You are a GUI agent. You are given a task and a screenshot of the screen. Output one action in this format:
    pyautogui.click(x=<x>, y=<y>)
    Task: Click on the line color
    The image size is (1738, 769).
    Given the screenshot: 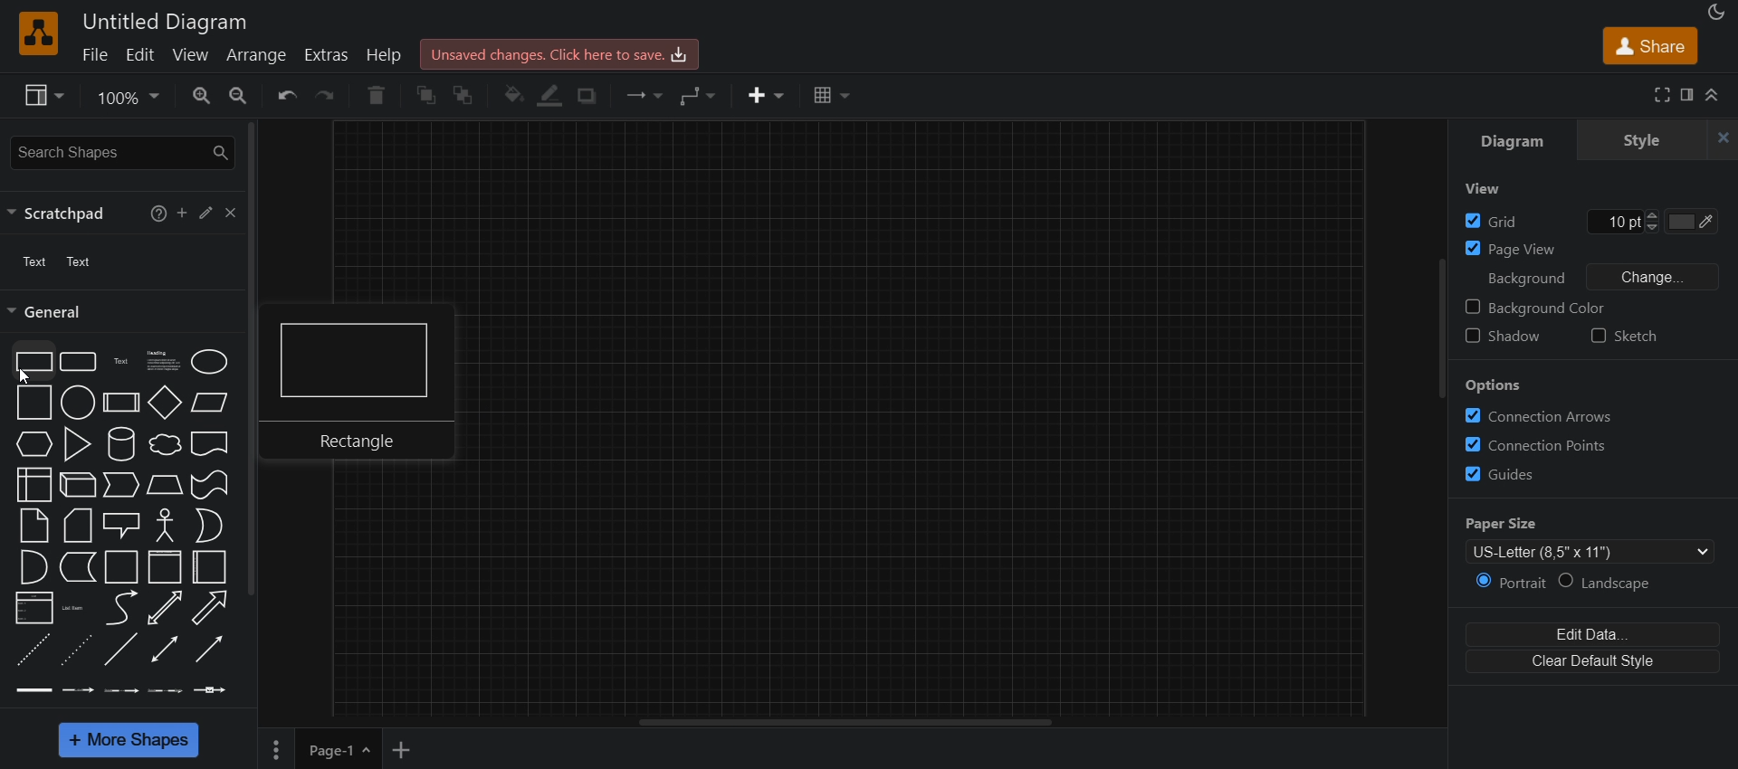 What is the action you would take?
    pyautogui.click(x=549, y=96)
    